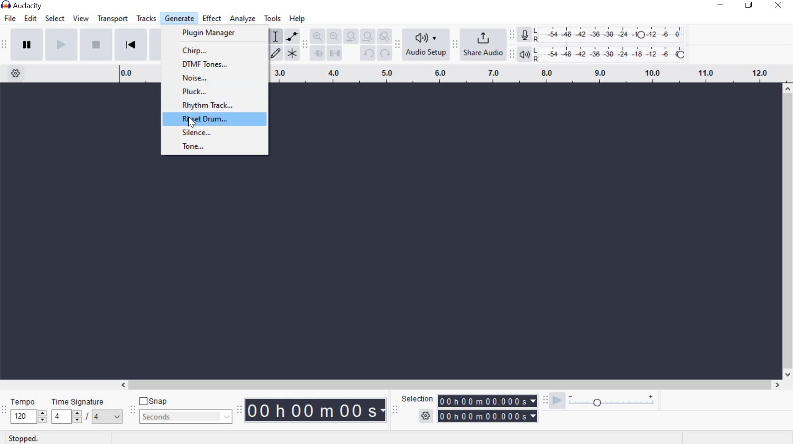  What do you see at coordinates (94, 44) in the screenshot?
I see `Stop` at bounding box center [94, 44].